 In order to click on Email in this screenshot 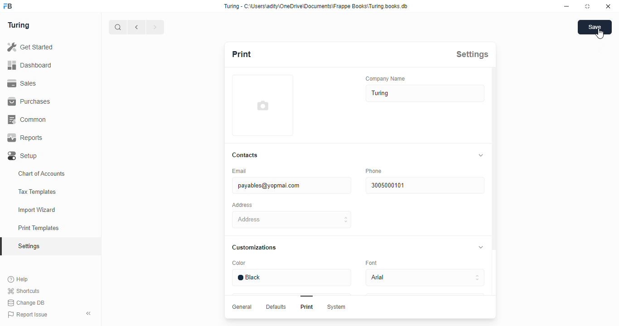, I will do `click(246, 171)`.